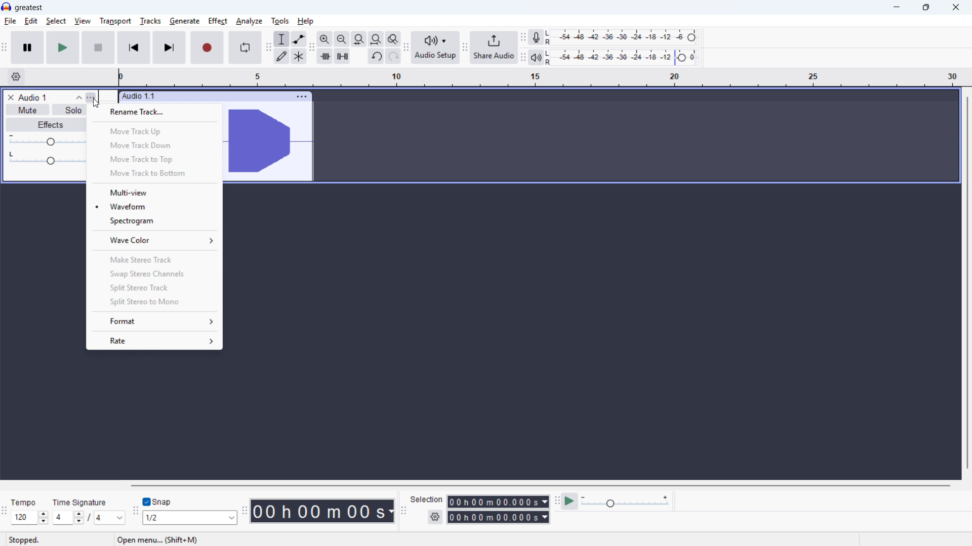  I want to click on click to drag, so click(226, 96).